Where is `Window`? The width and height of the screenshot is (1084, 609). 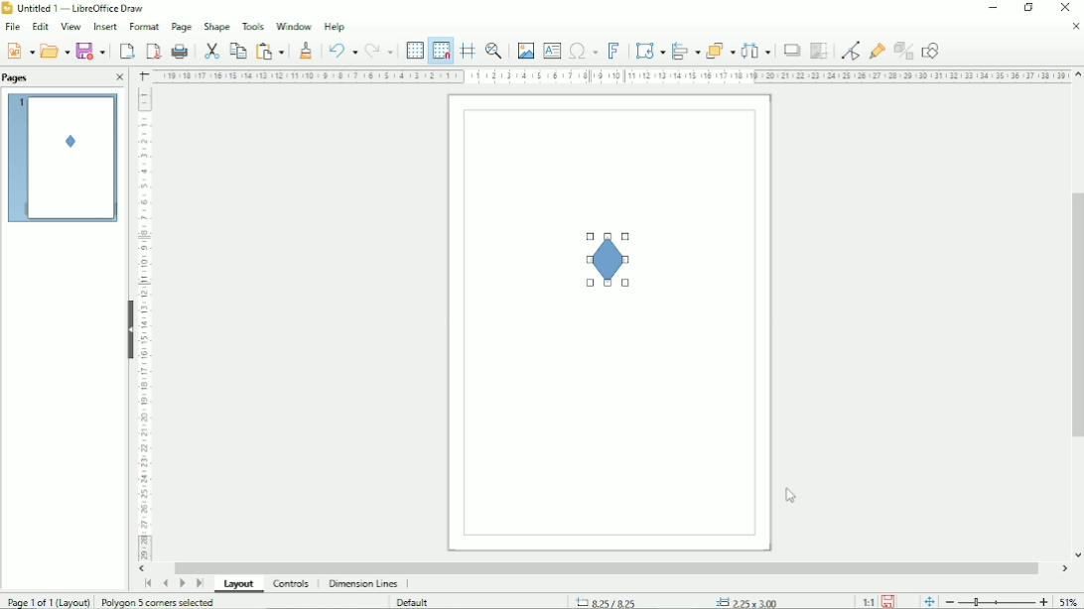
Window is located at coordinates (292, 25).